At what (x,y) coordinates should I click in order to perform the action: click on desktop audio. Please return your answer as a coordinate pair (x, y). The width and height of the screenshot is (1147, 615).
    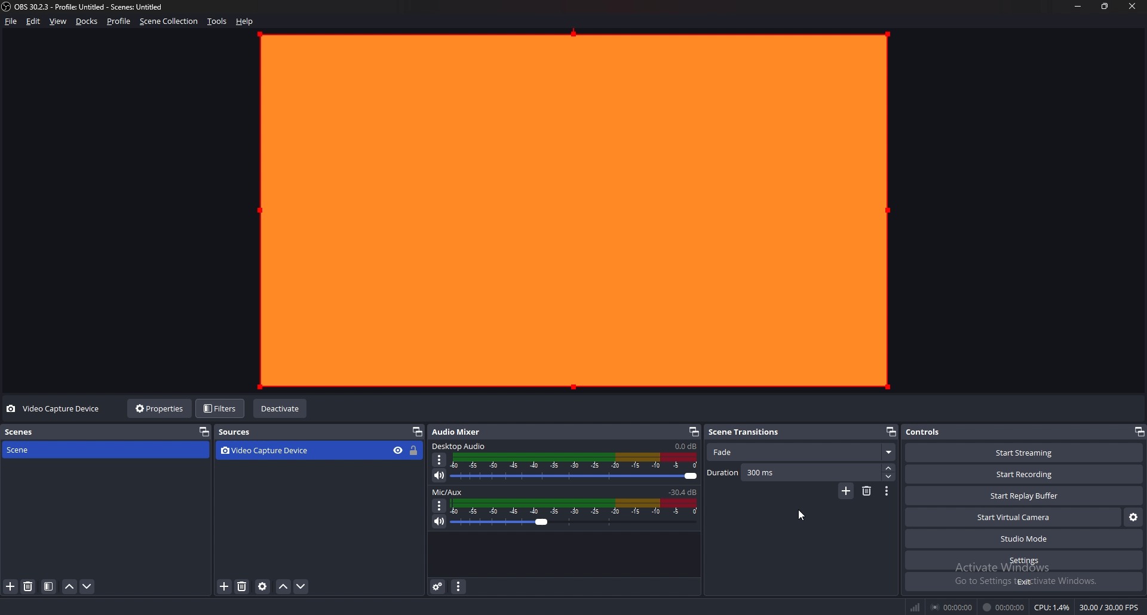
    Looking at the image, I should click on (460, 446).